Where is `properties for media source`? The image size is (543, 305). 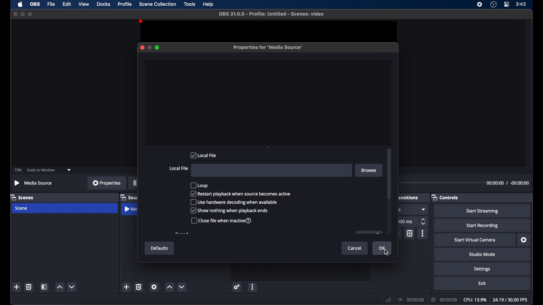 properties for media source is located at coordinates (269, 48).